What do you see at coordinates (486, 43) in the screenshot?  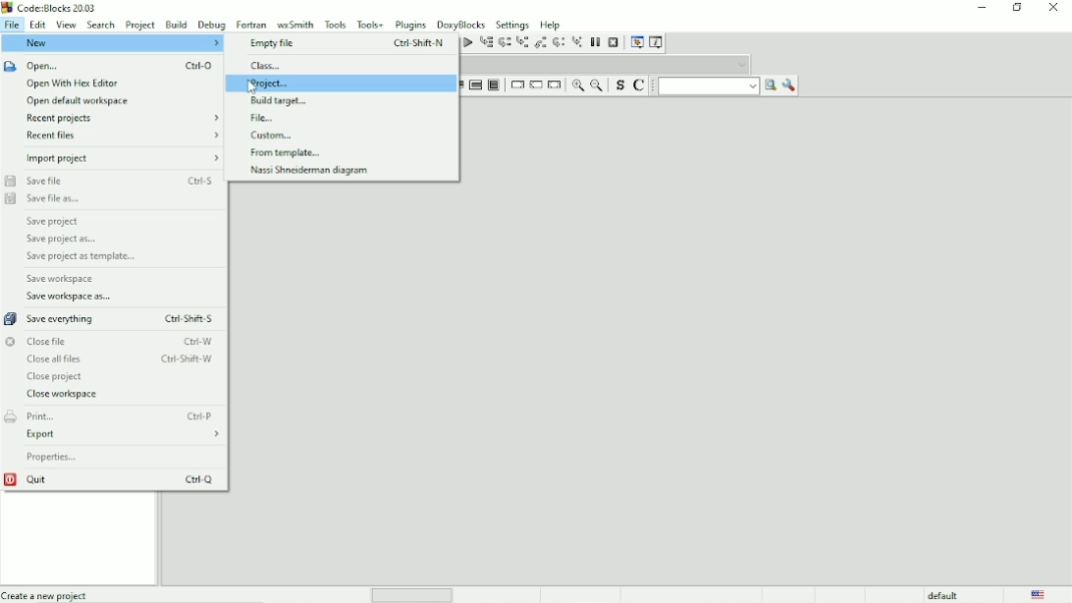 I see `Run to cursor` at bounding box center [486, 43].